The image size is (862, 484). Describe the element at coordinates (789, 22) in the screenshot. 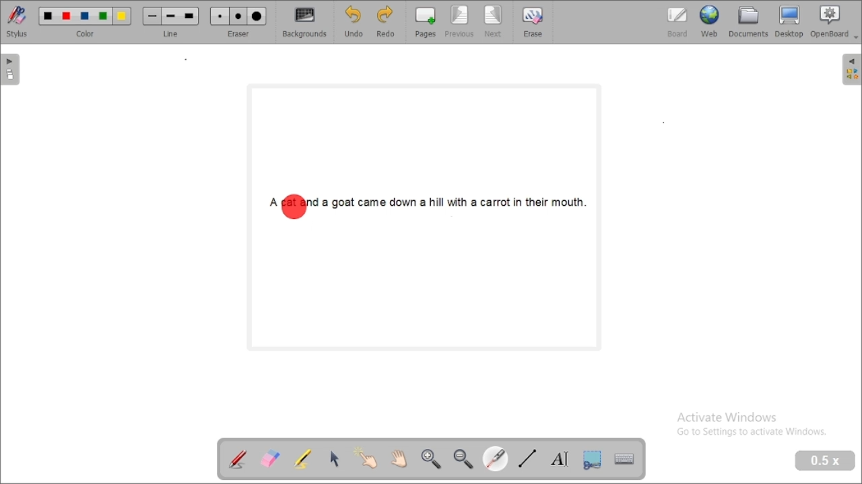

I see `desktop` at that location.